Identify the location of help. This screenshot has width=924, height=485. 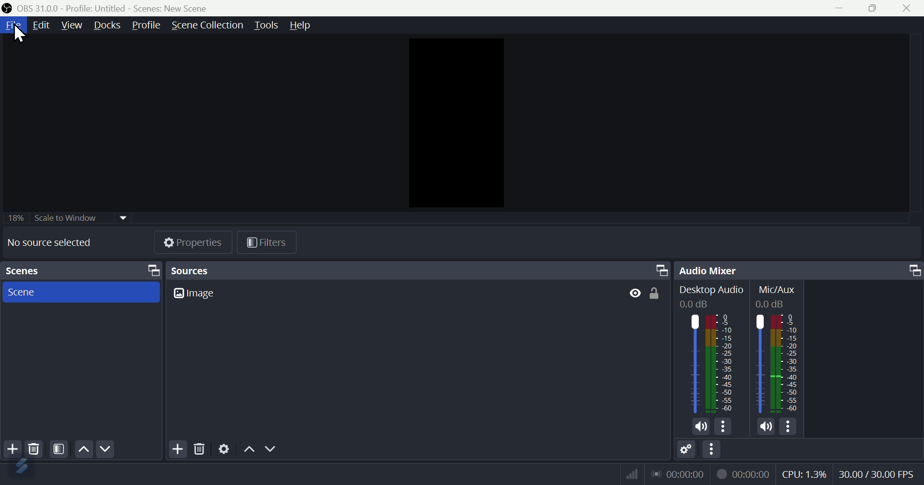
(303, 26).